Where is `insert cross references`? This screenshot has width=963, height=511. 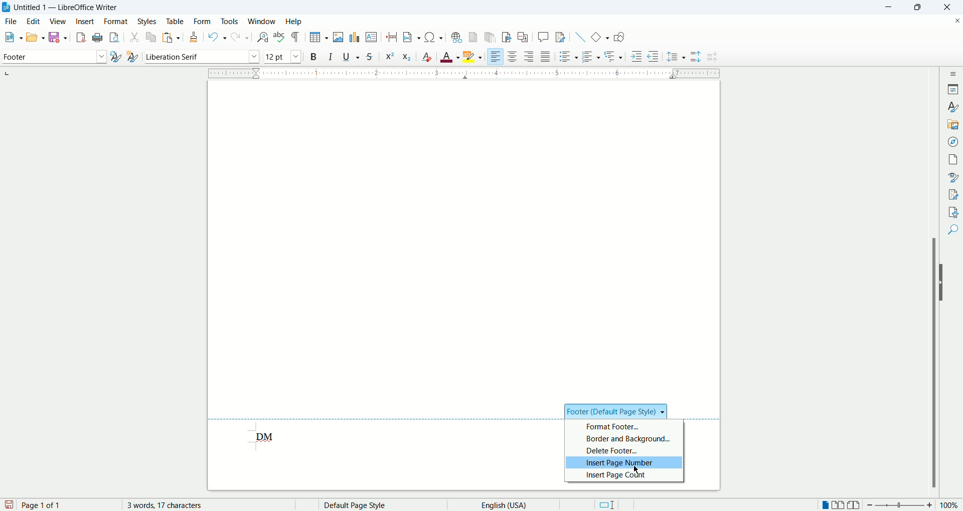 insert cross references is located at coordinates (523, 38).